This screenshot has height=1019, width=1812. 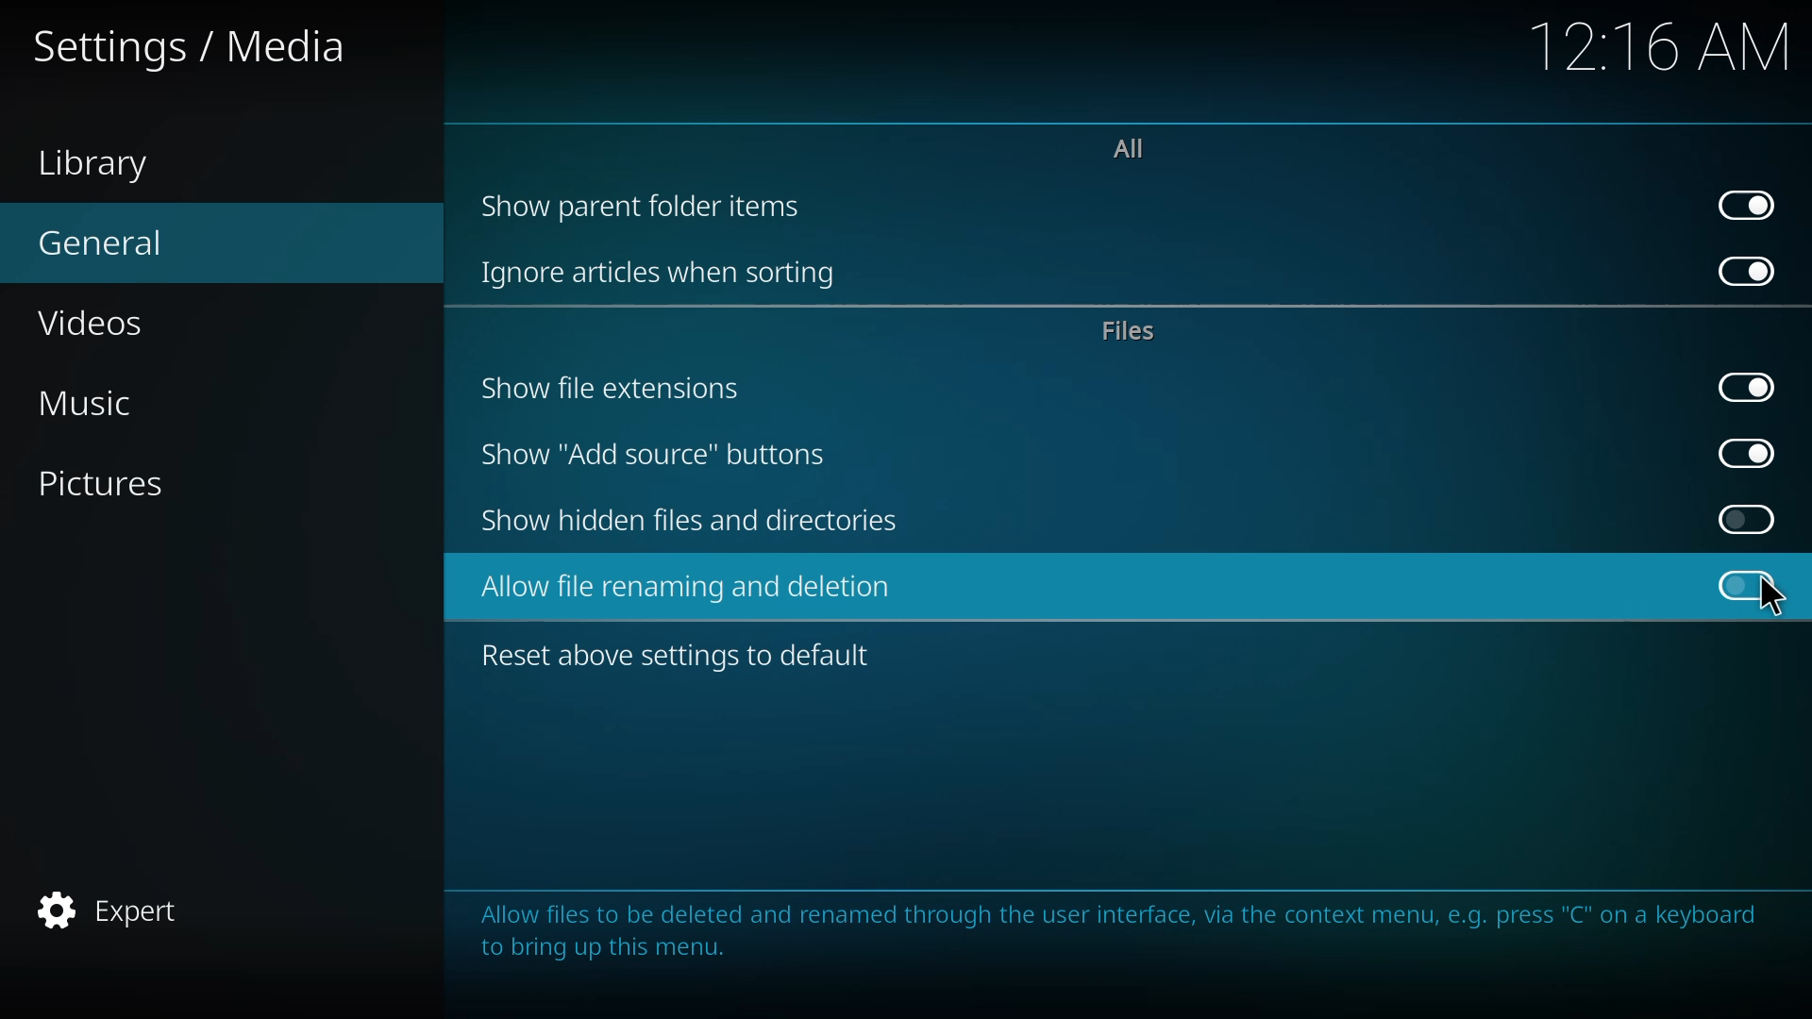 I want to click on enabled, so click(x=1753, y=272).